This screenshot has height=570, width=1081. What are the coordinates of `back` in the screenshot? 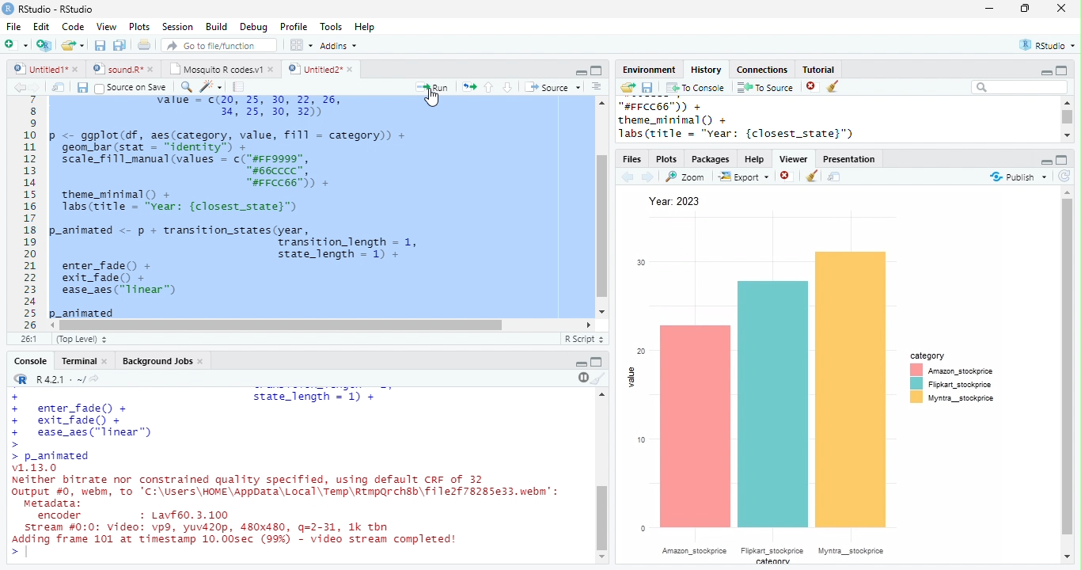 It's located at (18, 87).